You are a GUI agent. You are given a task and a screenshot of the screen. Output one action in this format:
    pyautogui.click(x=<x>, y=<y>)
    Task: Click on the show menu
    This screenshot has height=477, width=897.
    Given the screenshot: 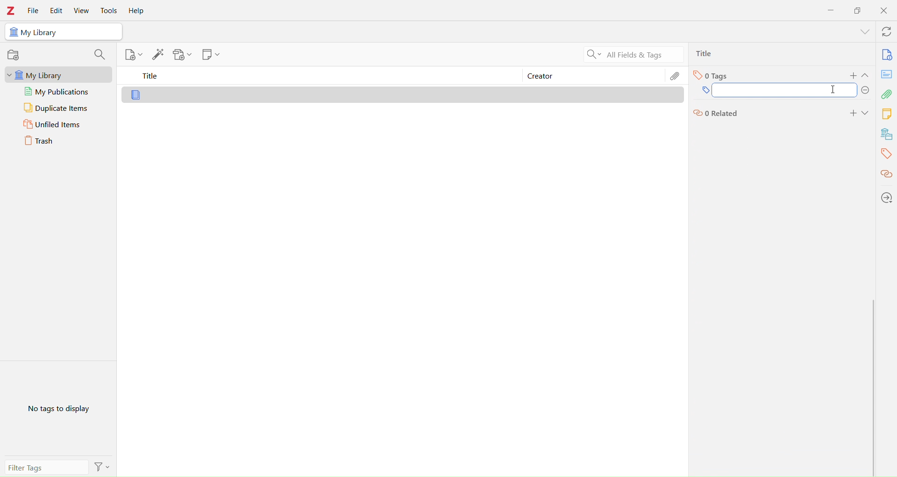 What is the action you would take?
    pyautogui.click(x=856, y=35)
    